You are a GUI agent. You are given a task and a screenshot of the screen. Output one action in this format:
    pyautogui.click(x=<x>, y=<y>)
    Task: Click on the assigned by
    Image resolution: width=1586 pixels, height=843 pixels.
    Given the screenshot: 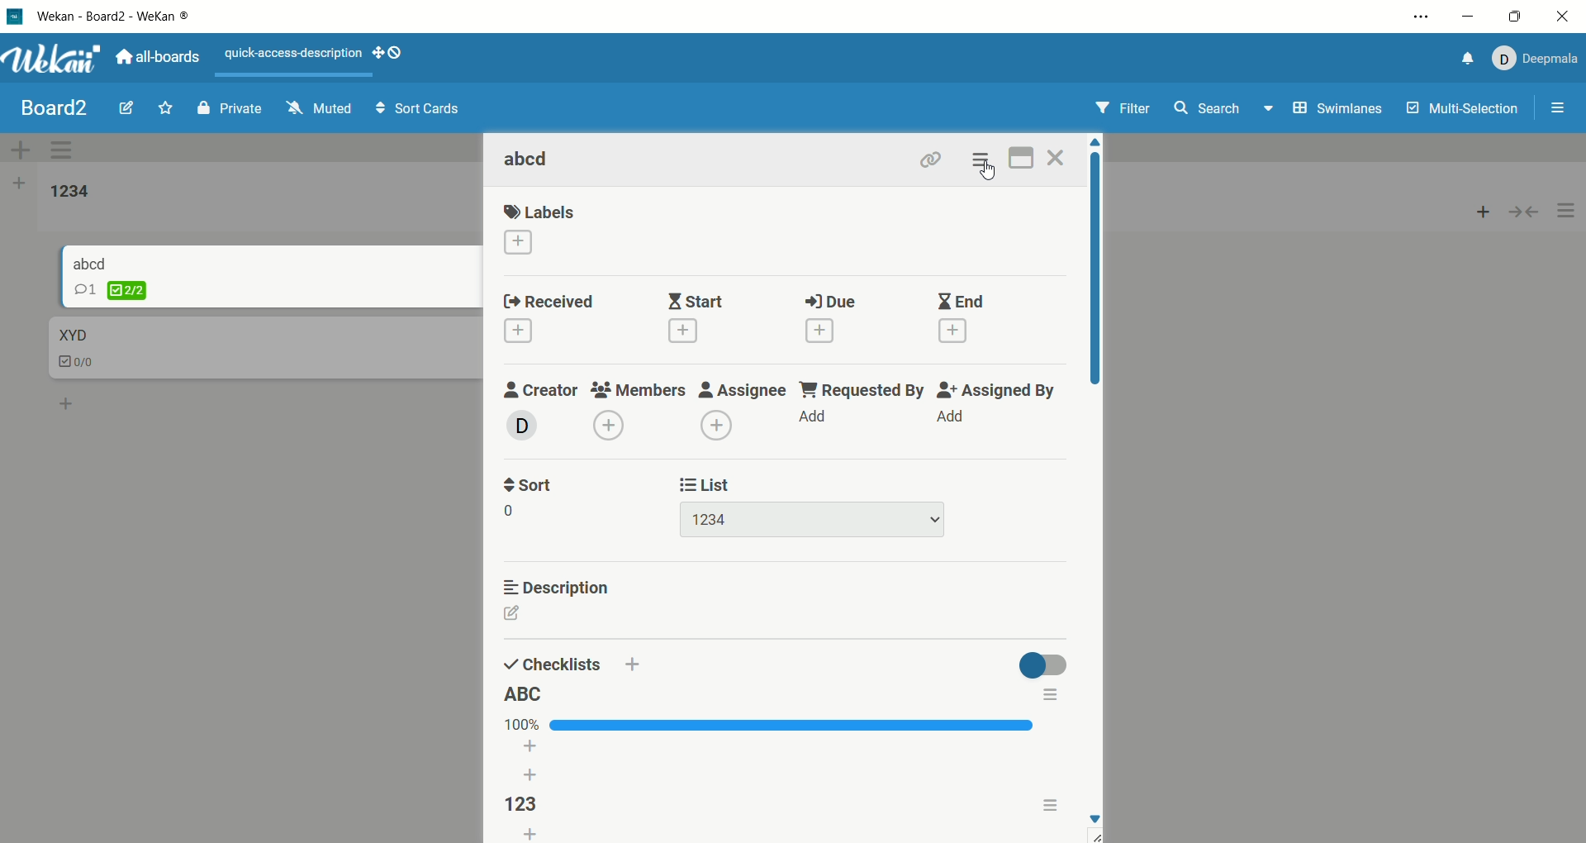 What is the action you would take?
    pyautogui.click(x=995, y=407)
    